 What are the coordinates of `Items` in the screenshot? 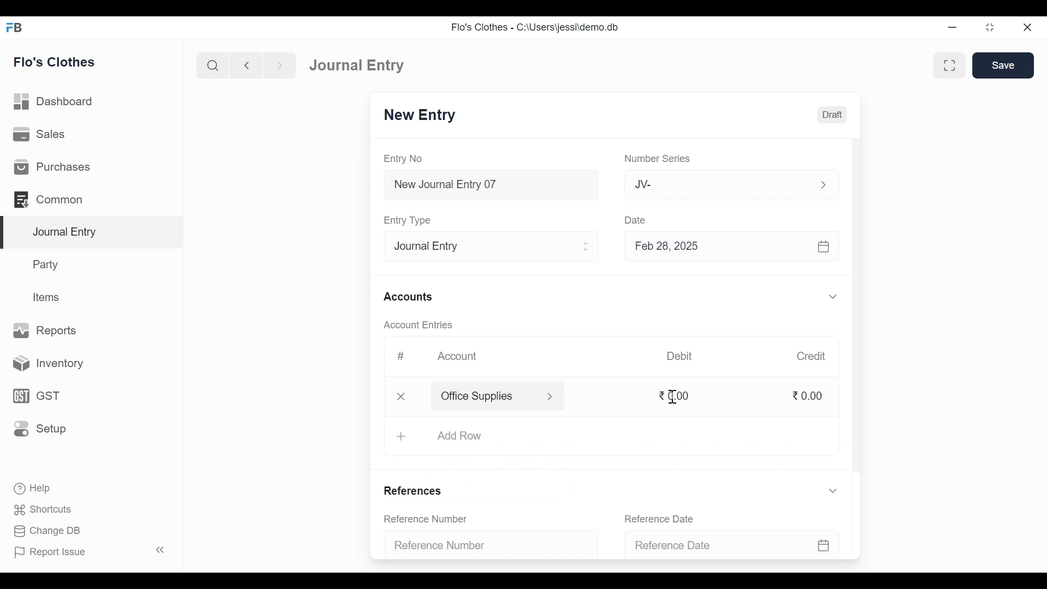 It's located at (48, 297).